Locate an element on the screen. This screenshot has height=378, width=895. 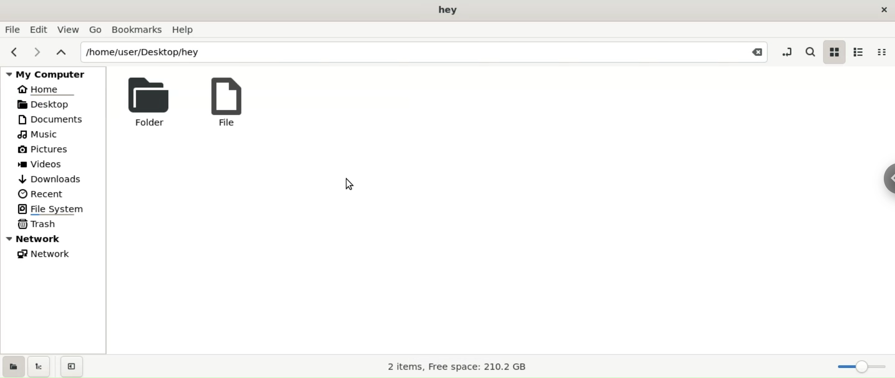
icon view is located at coordinates (835, 53).